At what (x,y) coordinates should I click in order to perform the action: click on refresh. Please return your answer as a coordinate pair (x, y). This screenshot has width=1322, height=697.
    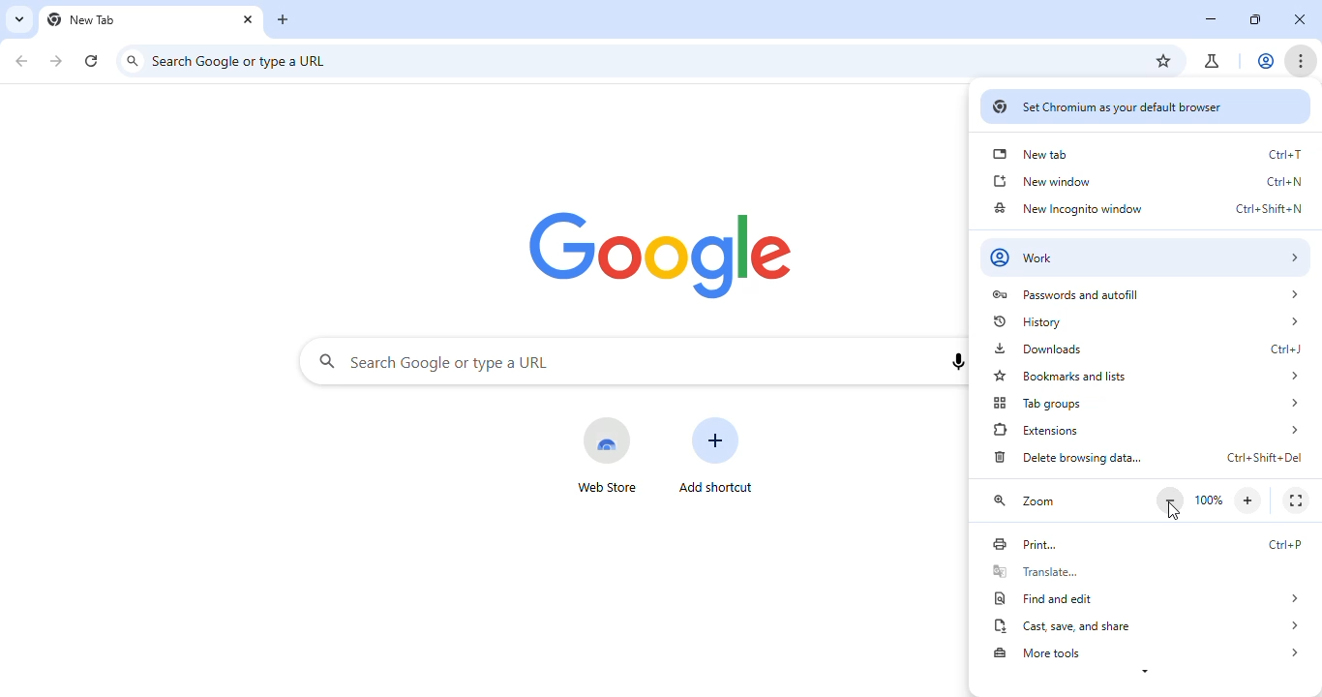
    Looking at the image, I should click on (93, 58).